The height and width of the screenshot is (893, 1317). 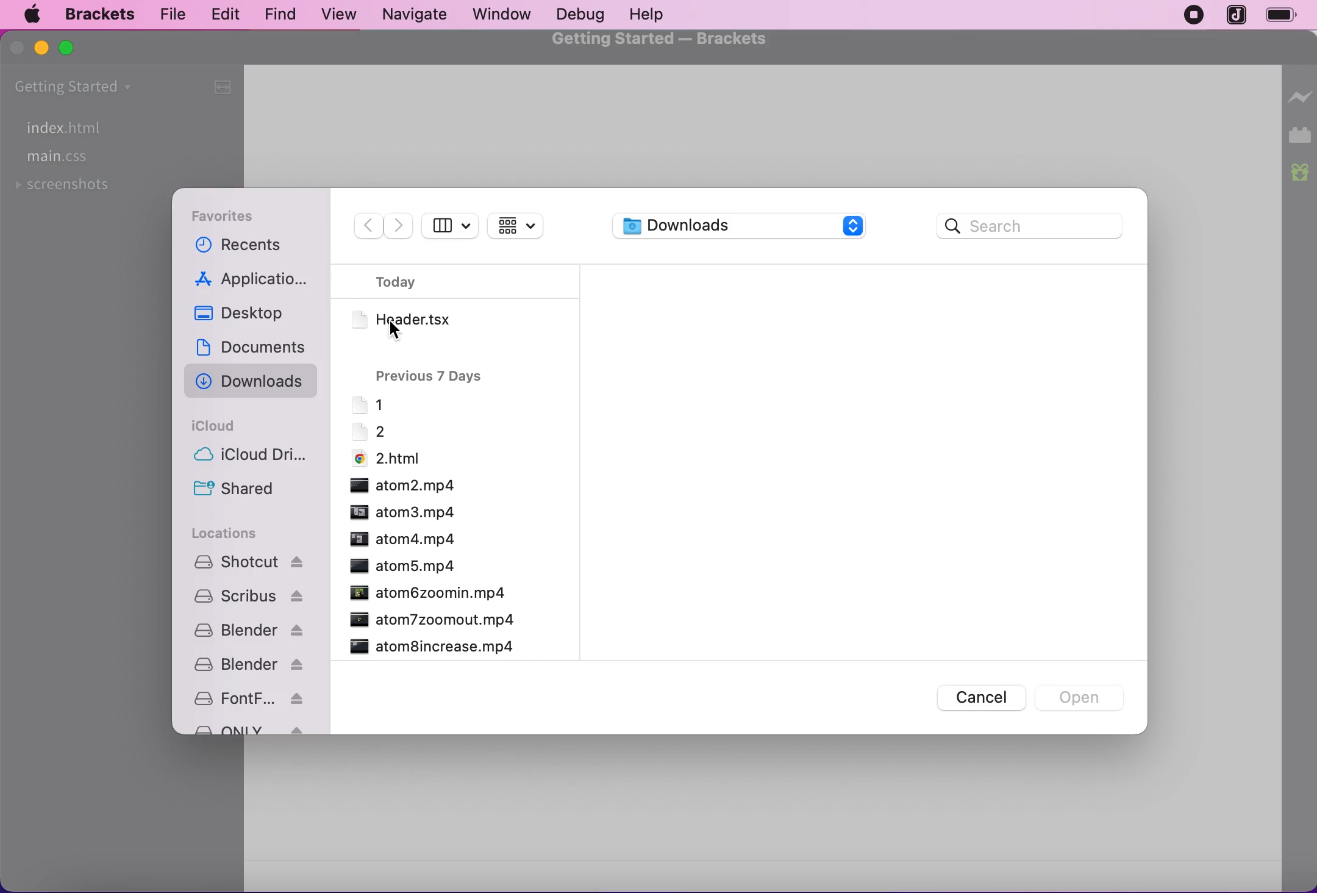 I want to click on help, so click(x=647, y=15).